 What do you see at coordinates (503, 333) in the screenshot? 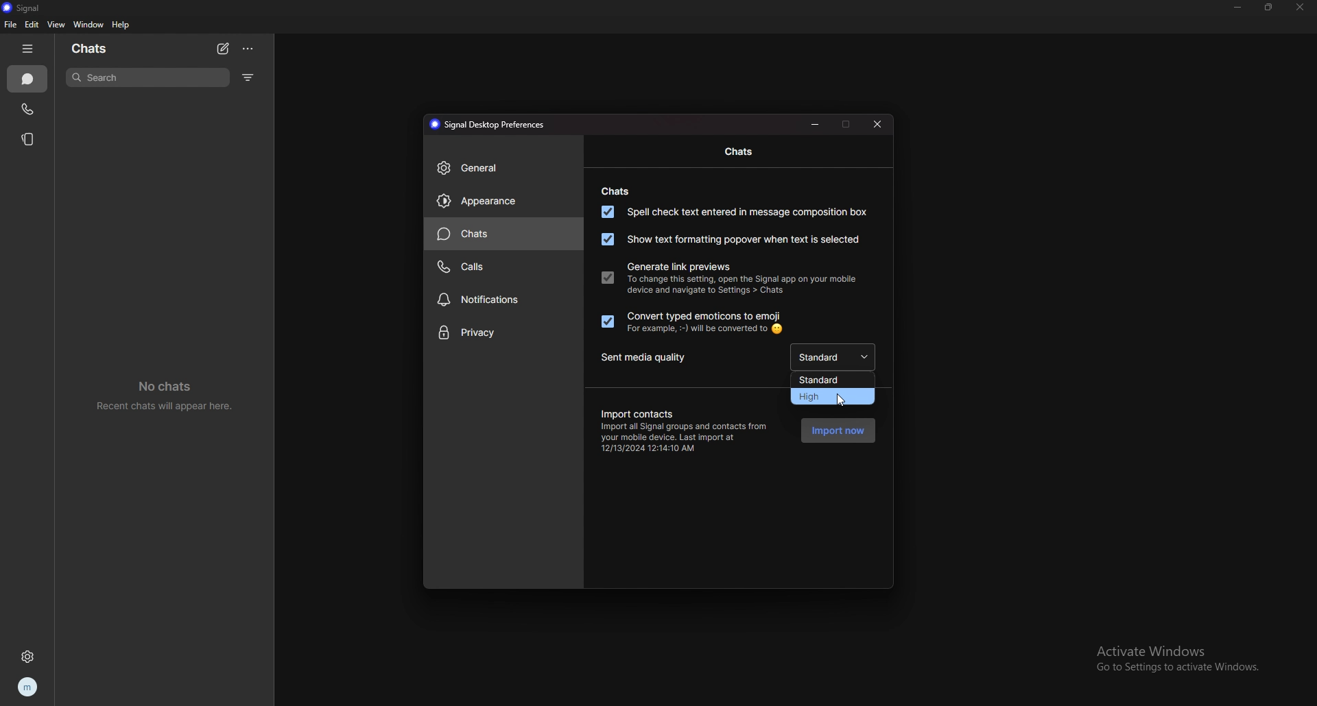
I see `privacy` at bounding box center [503, 333].